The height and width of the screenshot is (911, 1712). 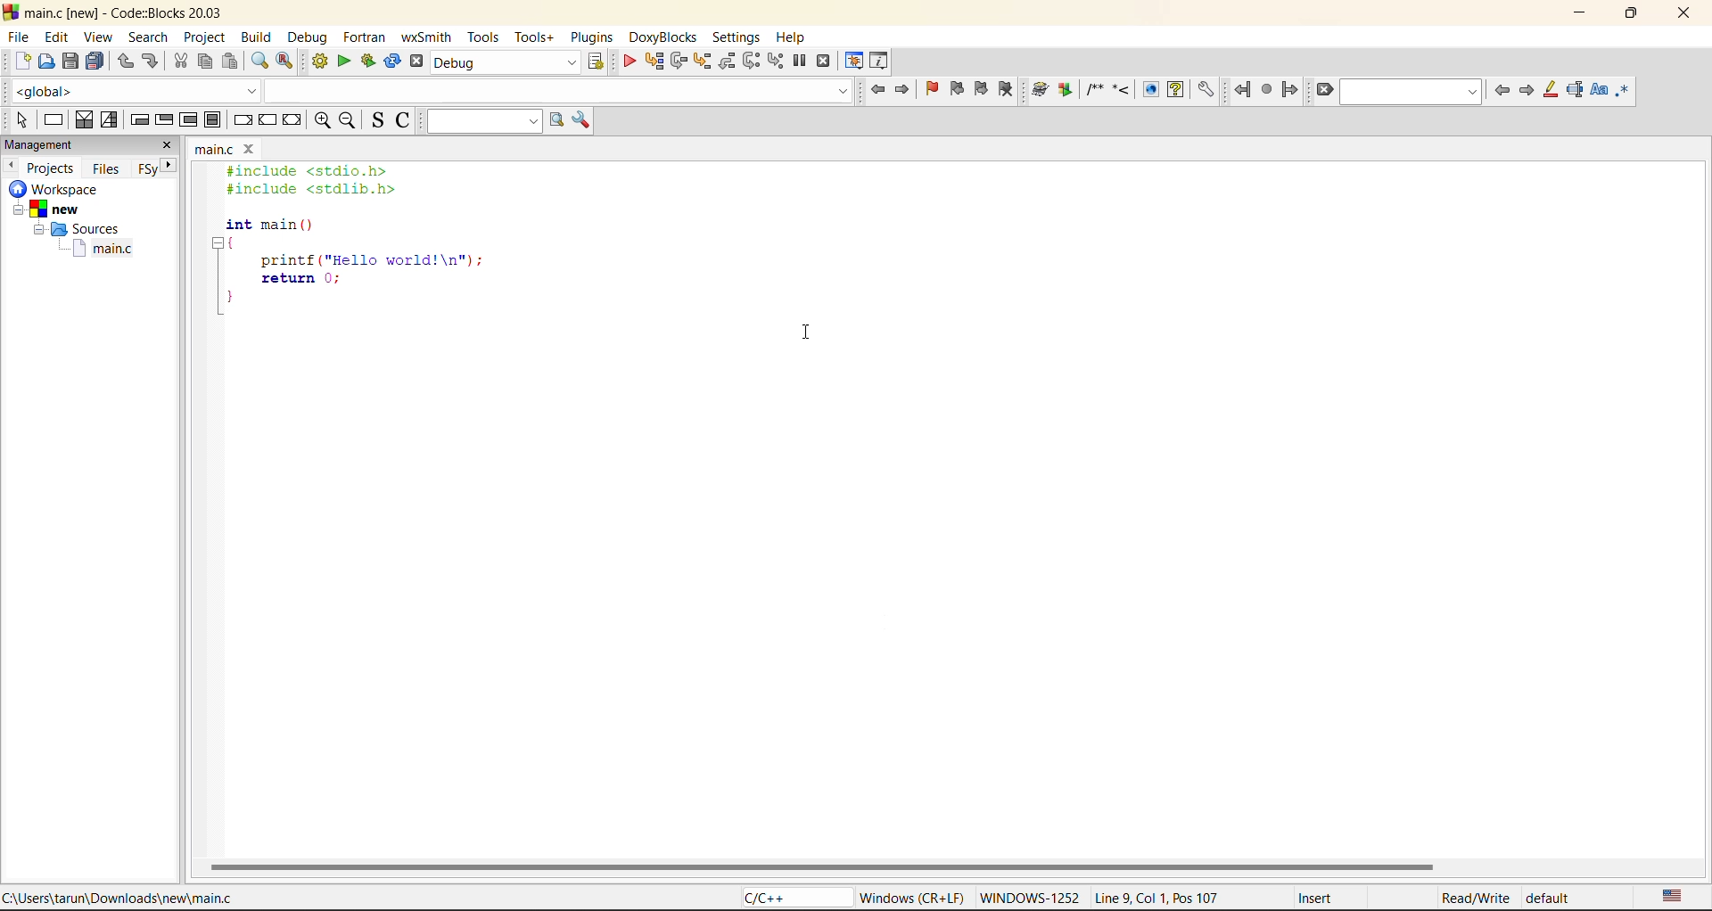 What do you see at coordinates (256, 37) in the screenshot?
I see `build` at bounding box center [256, 37].